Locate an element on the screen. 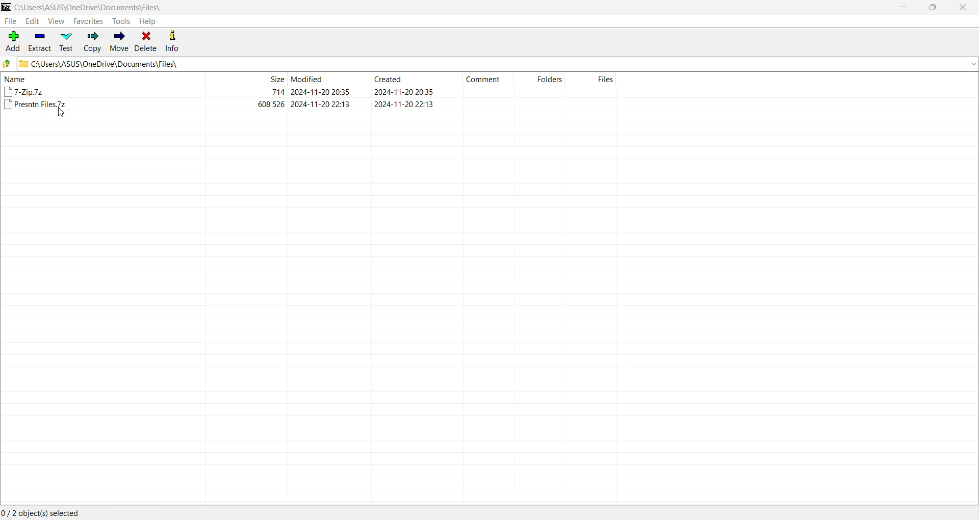  size is located at coordinates (275, 79).